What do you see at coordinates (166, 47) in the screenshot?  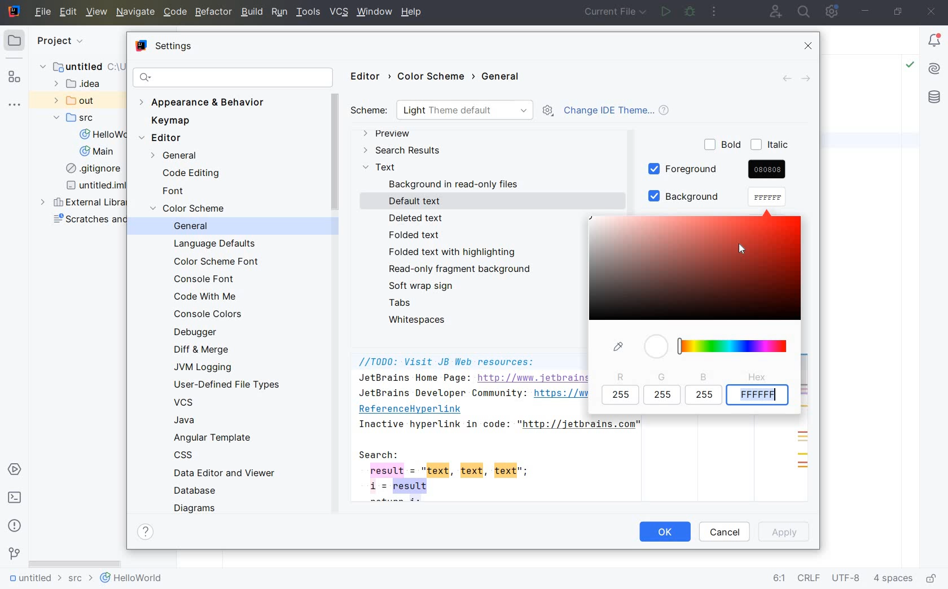 I see `SETTINGS` at bounding box center [166, 47].